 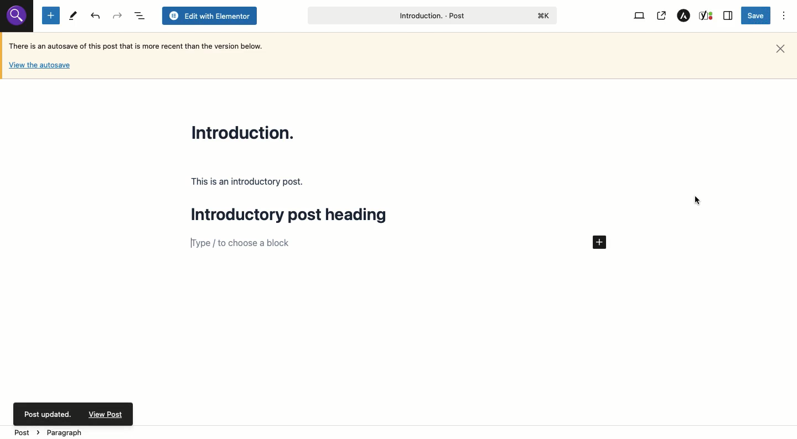 What do you see at coordinates (431, 15) in the screenshot?
I see `Post` at bounding box center [431, 15].